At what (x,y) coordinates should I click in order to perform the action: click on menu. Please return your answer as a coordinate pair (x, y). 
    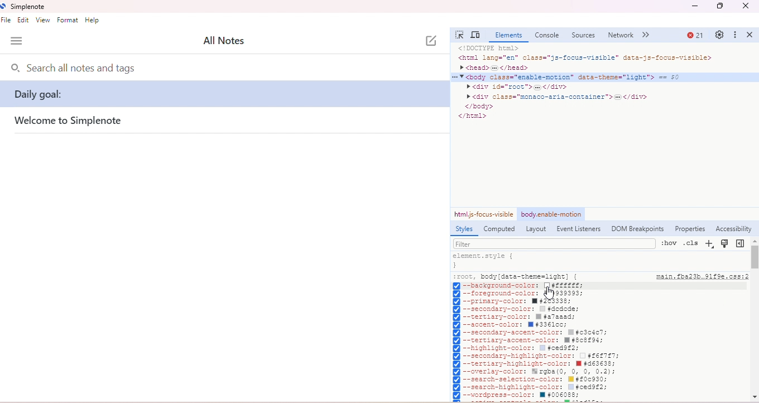
    Looking at the image, I should click on (17, 41).